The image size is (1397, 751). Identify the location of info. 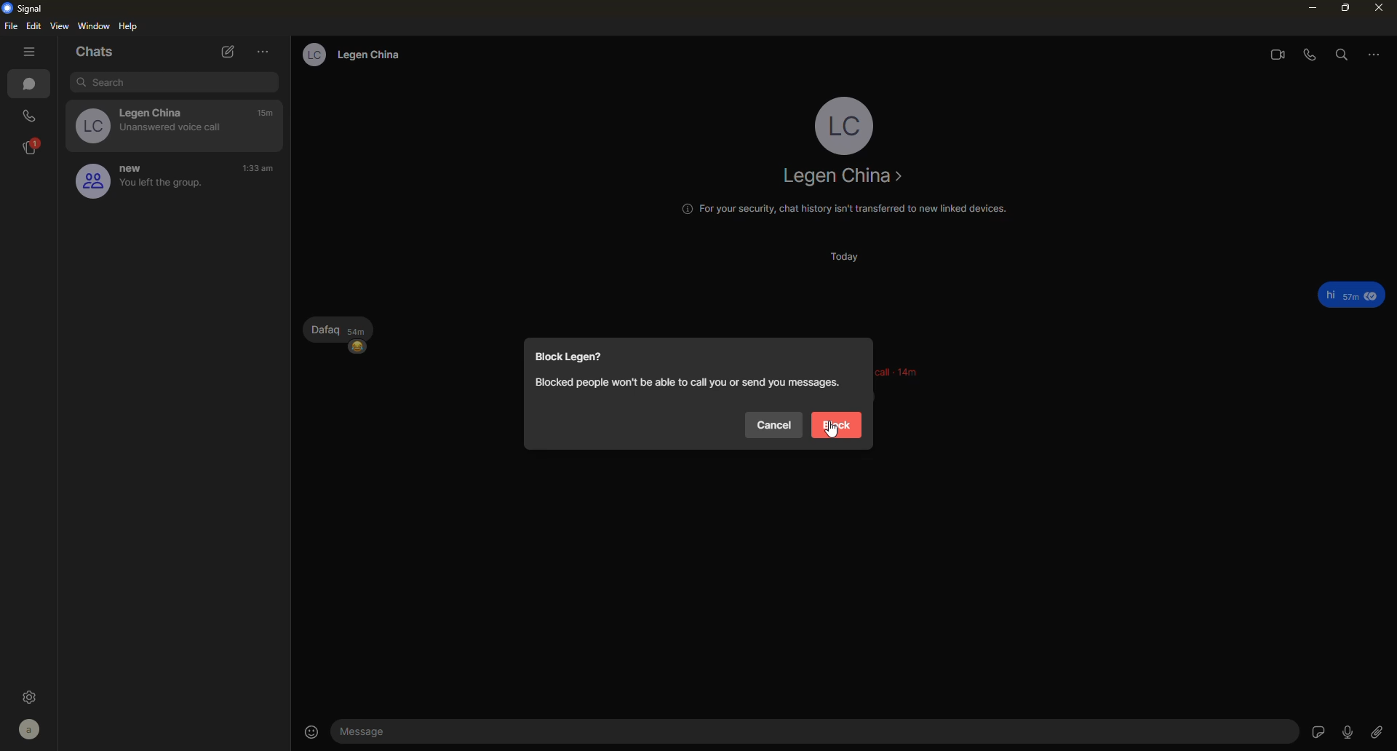
(685, 382).